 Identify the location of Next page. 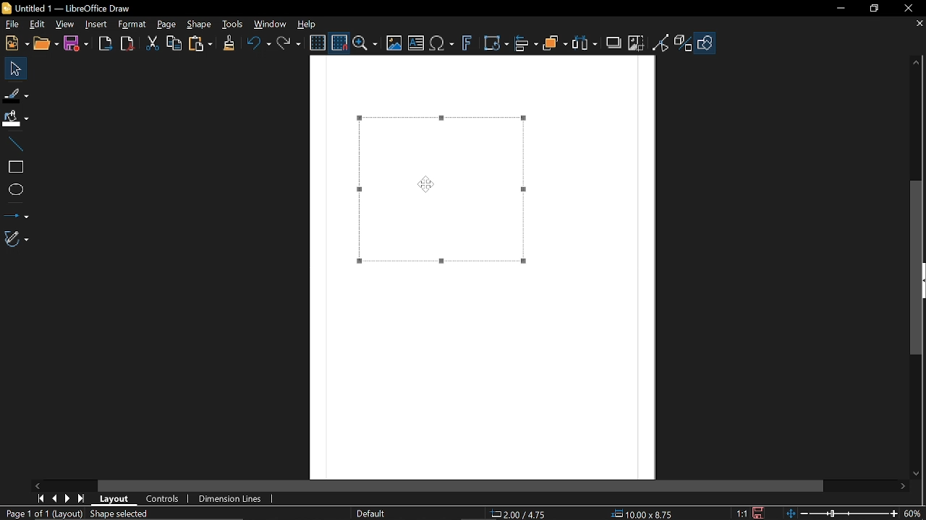
(70, 498).